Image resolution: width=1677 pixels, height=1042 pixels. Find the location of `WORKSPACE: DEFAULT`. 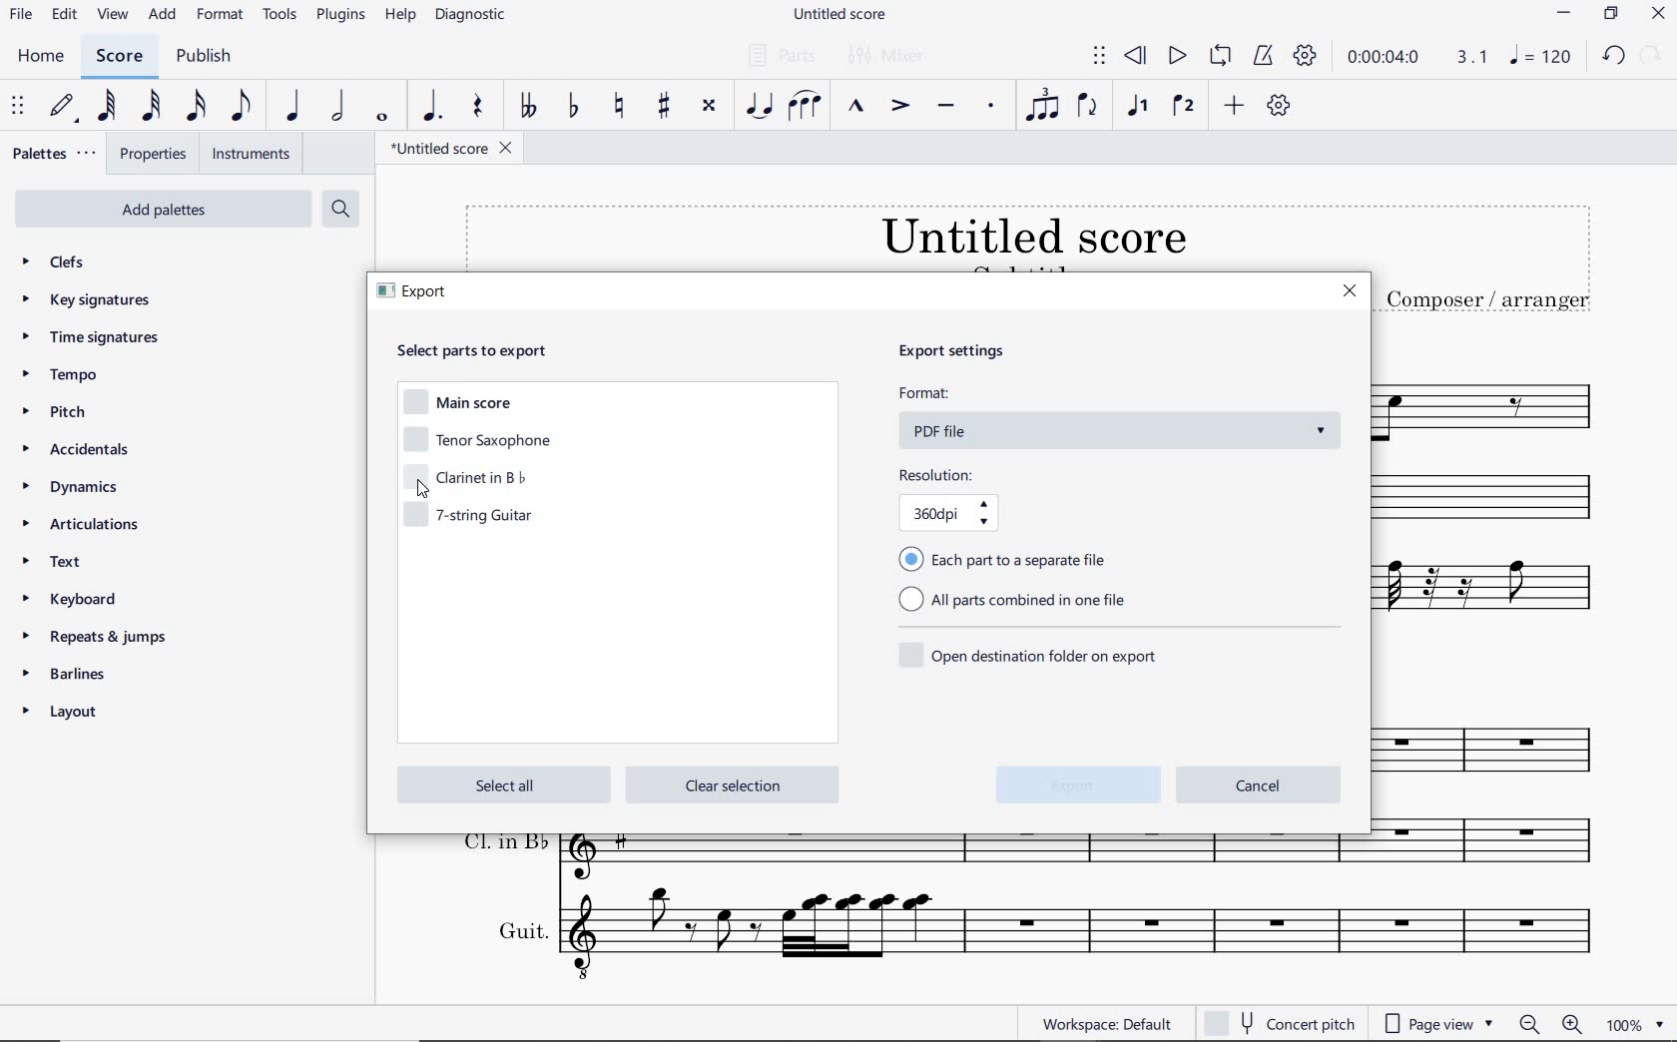

WORKSPACE: DEFAULT is located at coordinates (1084, 1023).